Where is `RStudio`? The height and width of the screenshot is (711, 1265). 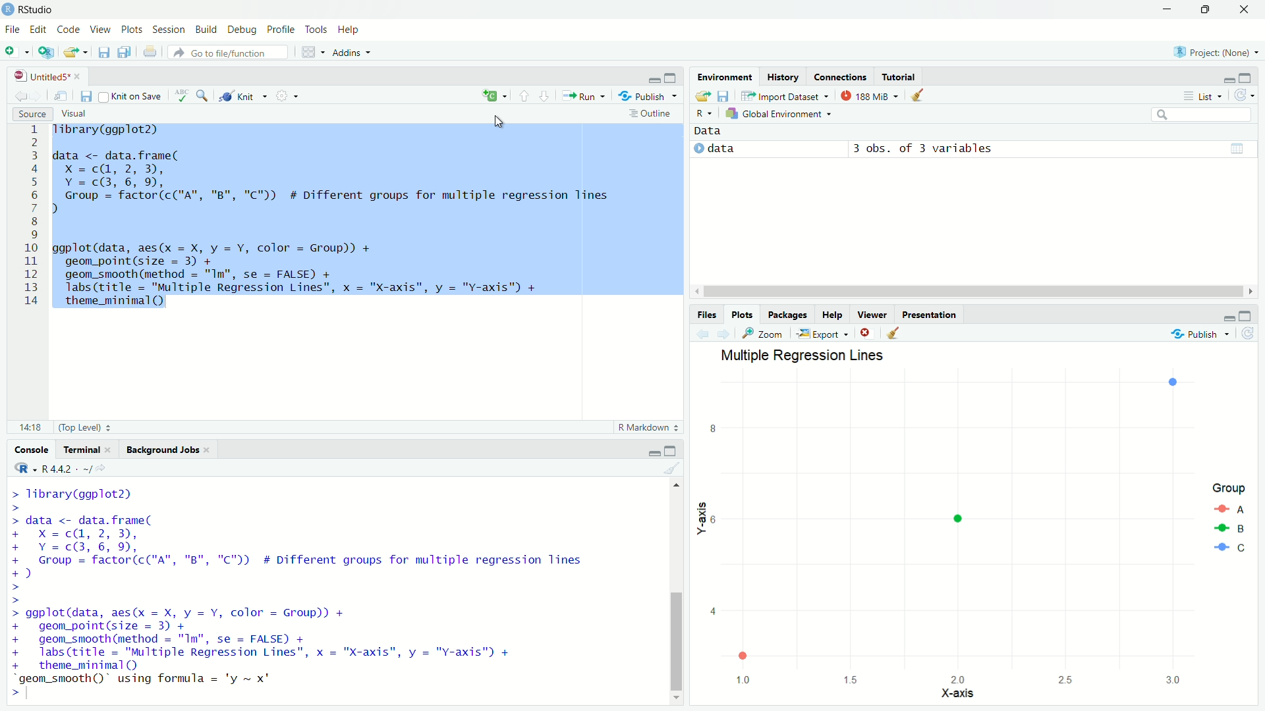
RStudio is located at coordinates (31, 9).